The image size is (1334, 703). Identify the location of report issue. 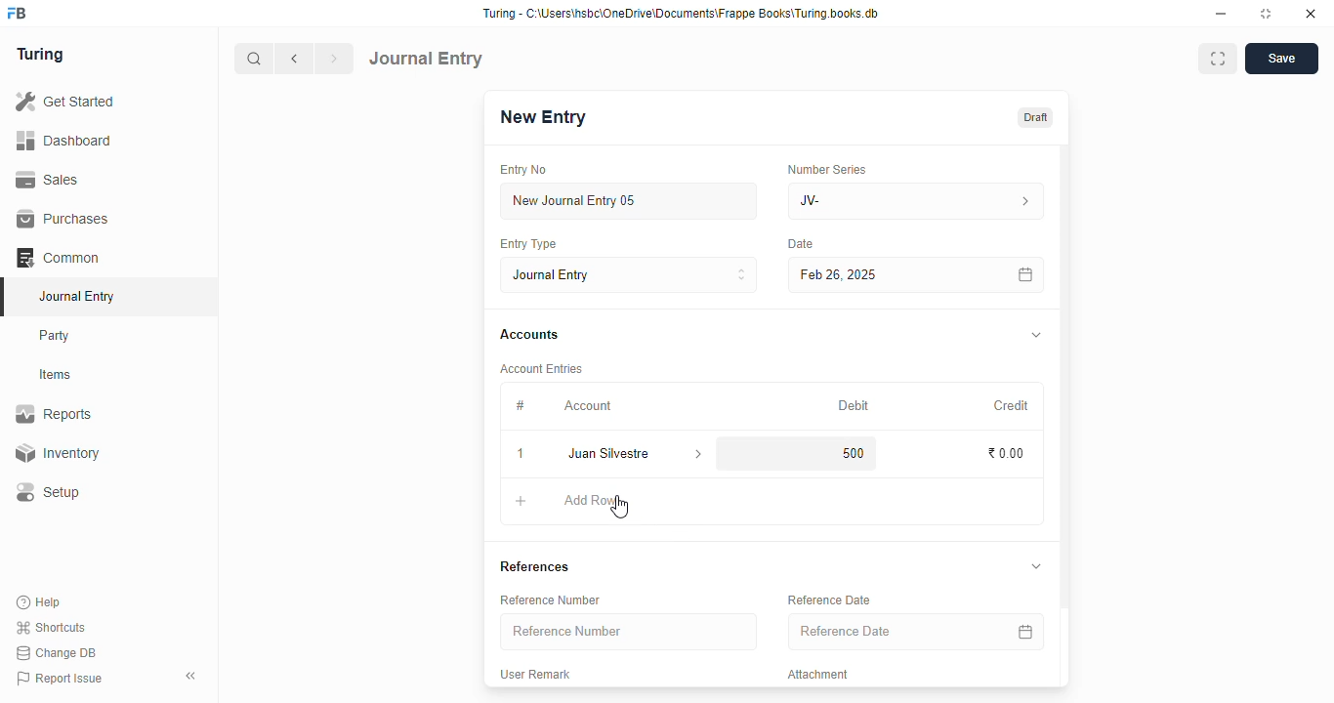
(60, 679).